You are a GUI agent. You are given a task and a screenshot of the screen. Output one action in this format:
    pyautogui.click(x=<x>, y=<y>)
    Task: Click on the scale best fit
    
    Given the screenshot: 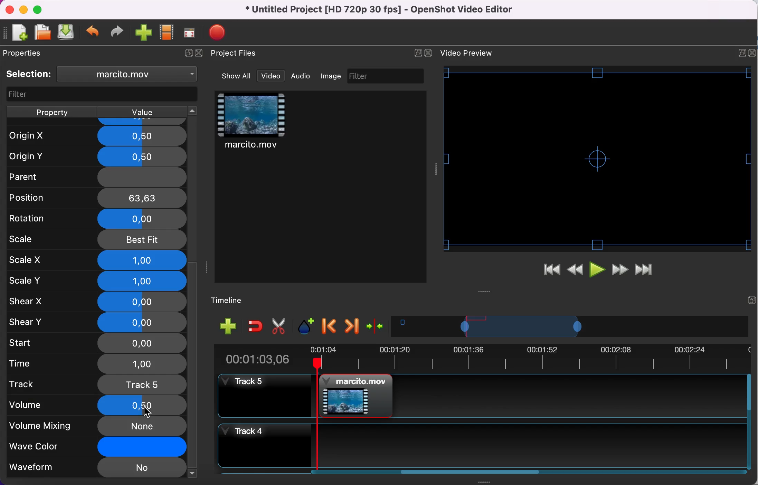 What is the action you would take?
    pyautogui.click(x=97, y=240)
    